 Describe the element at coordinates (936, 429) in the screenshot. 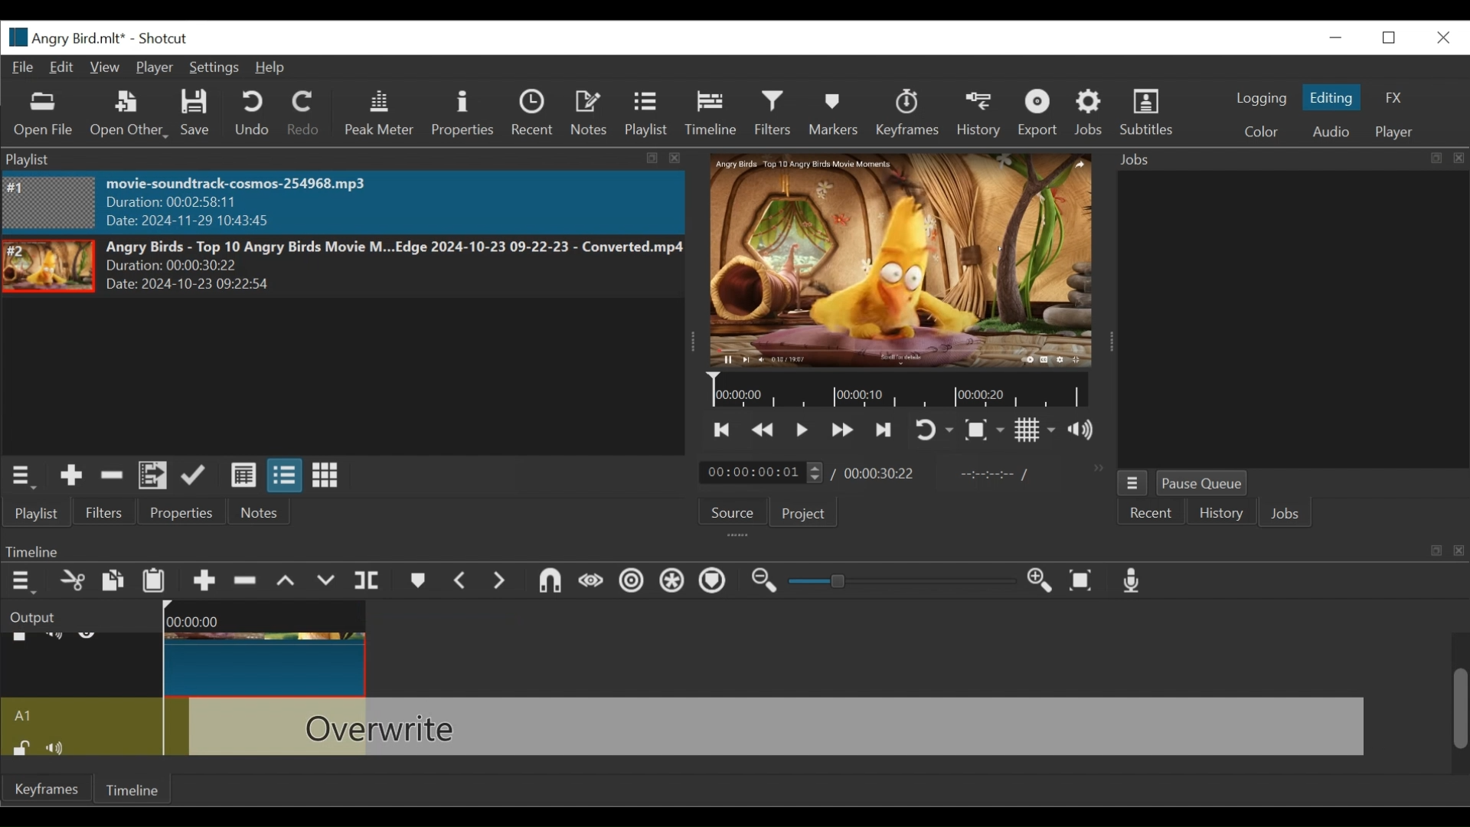

I see `Toggle on ` at that location.